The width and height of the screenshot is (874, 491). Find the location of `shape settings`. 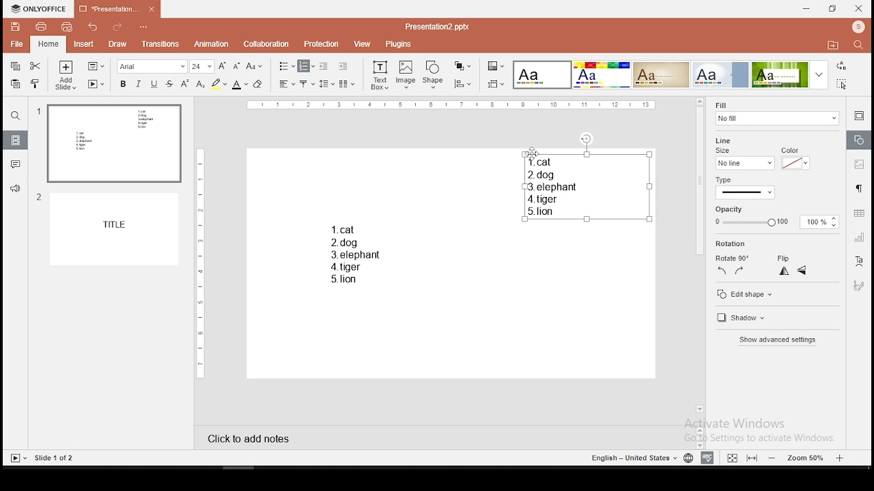

shape settings is located at coordinates (858, 139).